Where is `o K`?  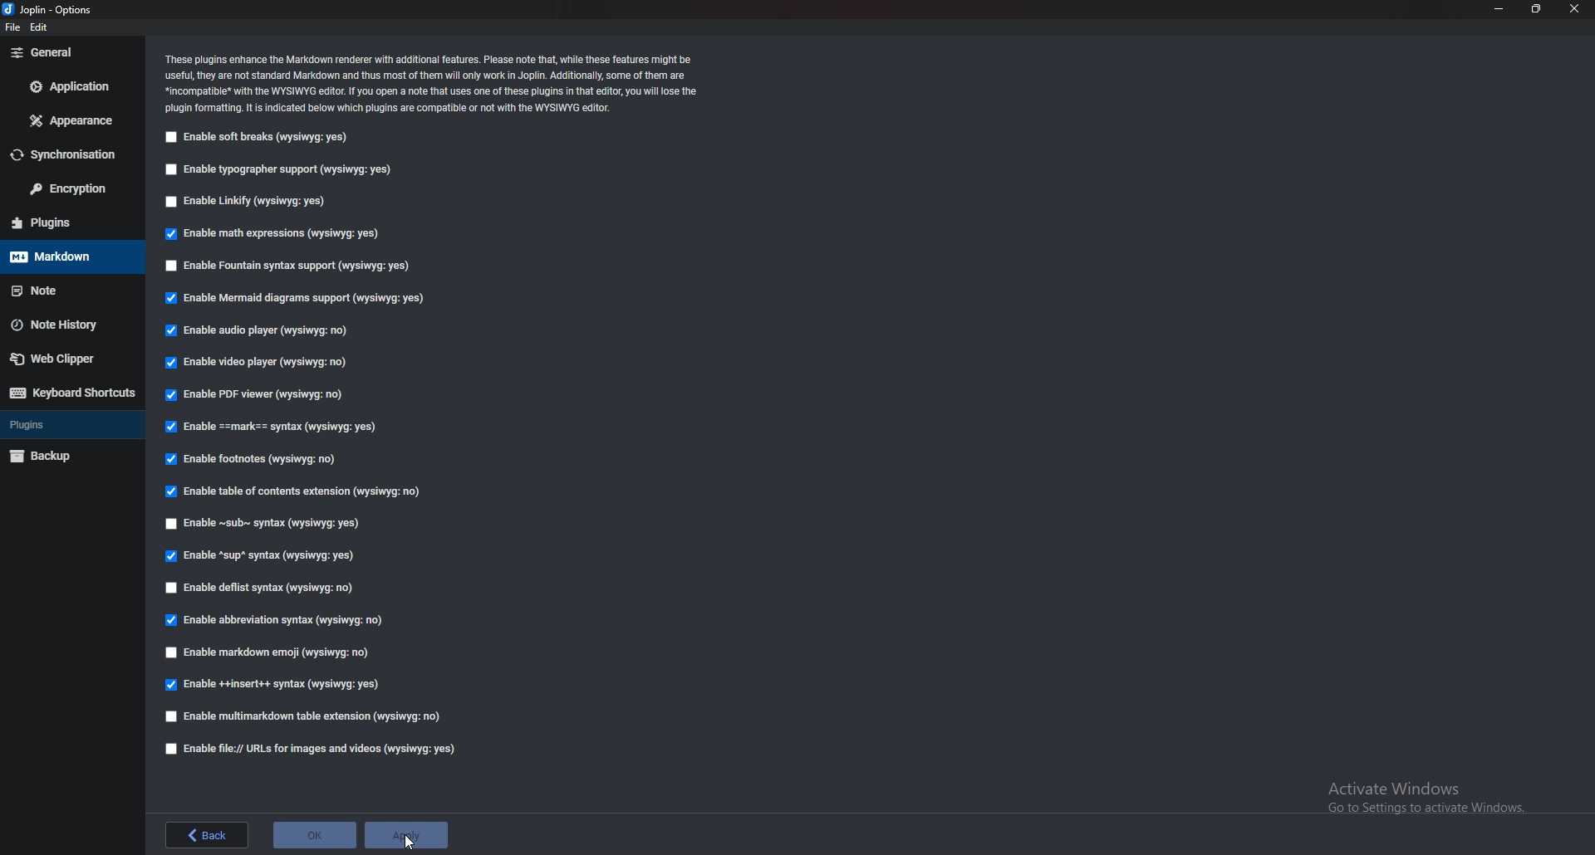 o K is located at coordinates (316, 833).